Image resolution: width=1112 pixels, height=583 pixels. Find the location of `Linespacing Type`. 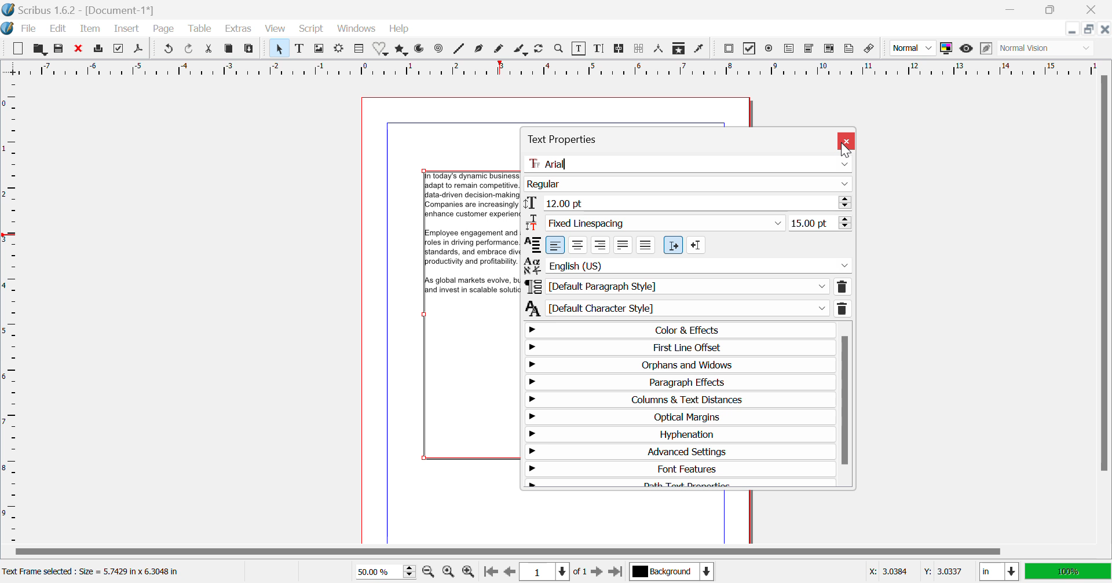

Linespacing Type is located at coordinates (654, 225).